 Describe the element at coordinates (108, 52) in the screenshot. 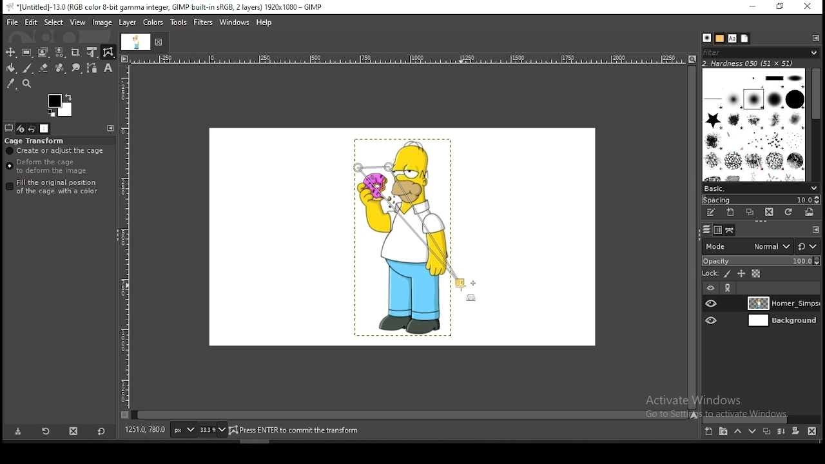

I see `cage transform` at that location.